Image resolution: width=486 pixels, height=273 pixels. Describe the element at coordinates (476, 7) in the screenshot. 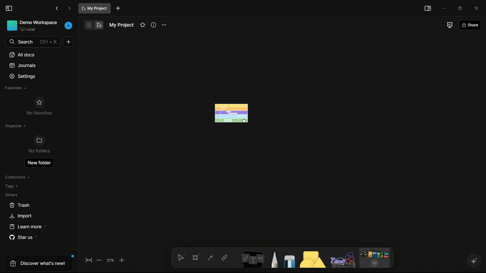

I see `close app` at that location.